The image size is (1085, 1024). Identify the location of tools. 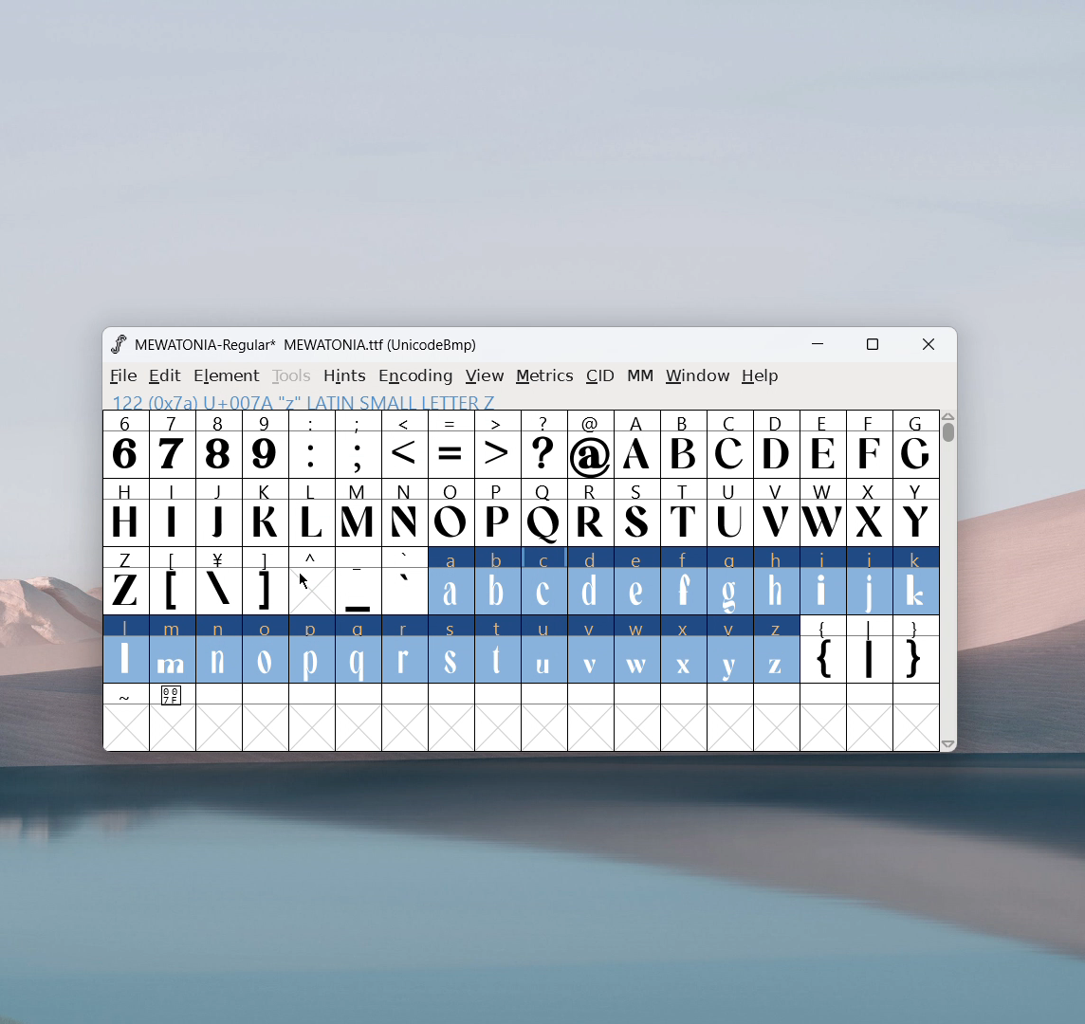
(292, 376).